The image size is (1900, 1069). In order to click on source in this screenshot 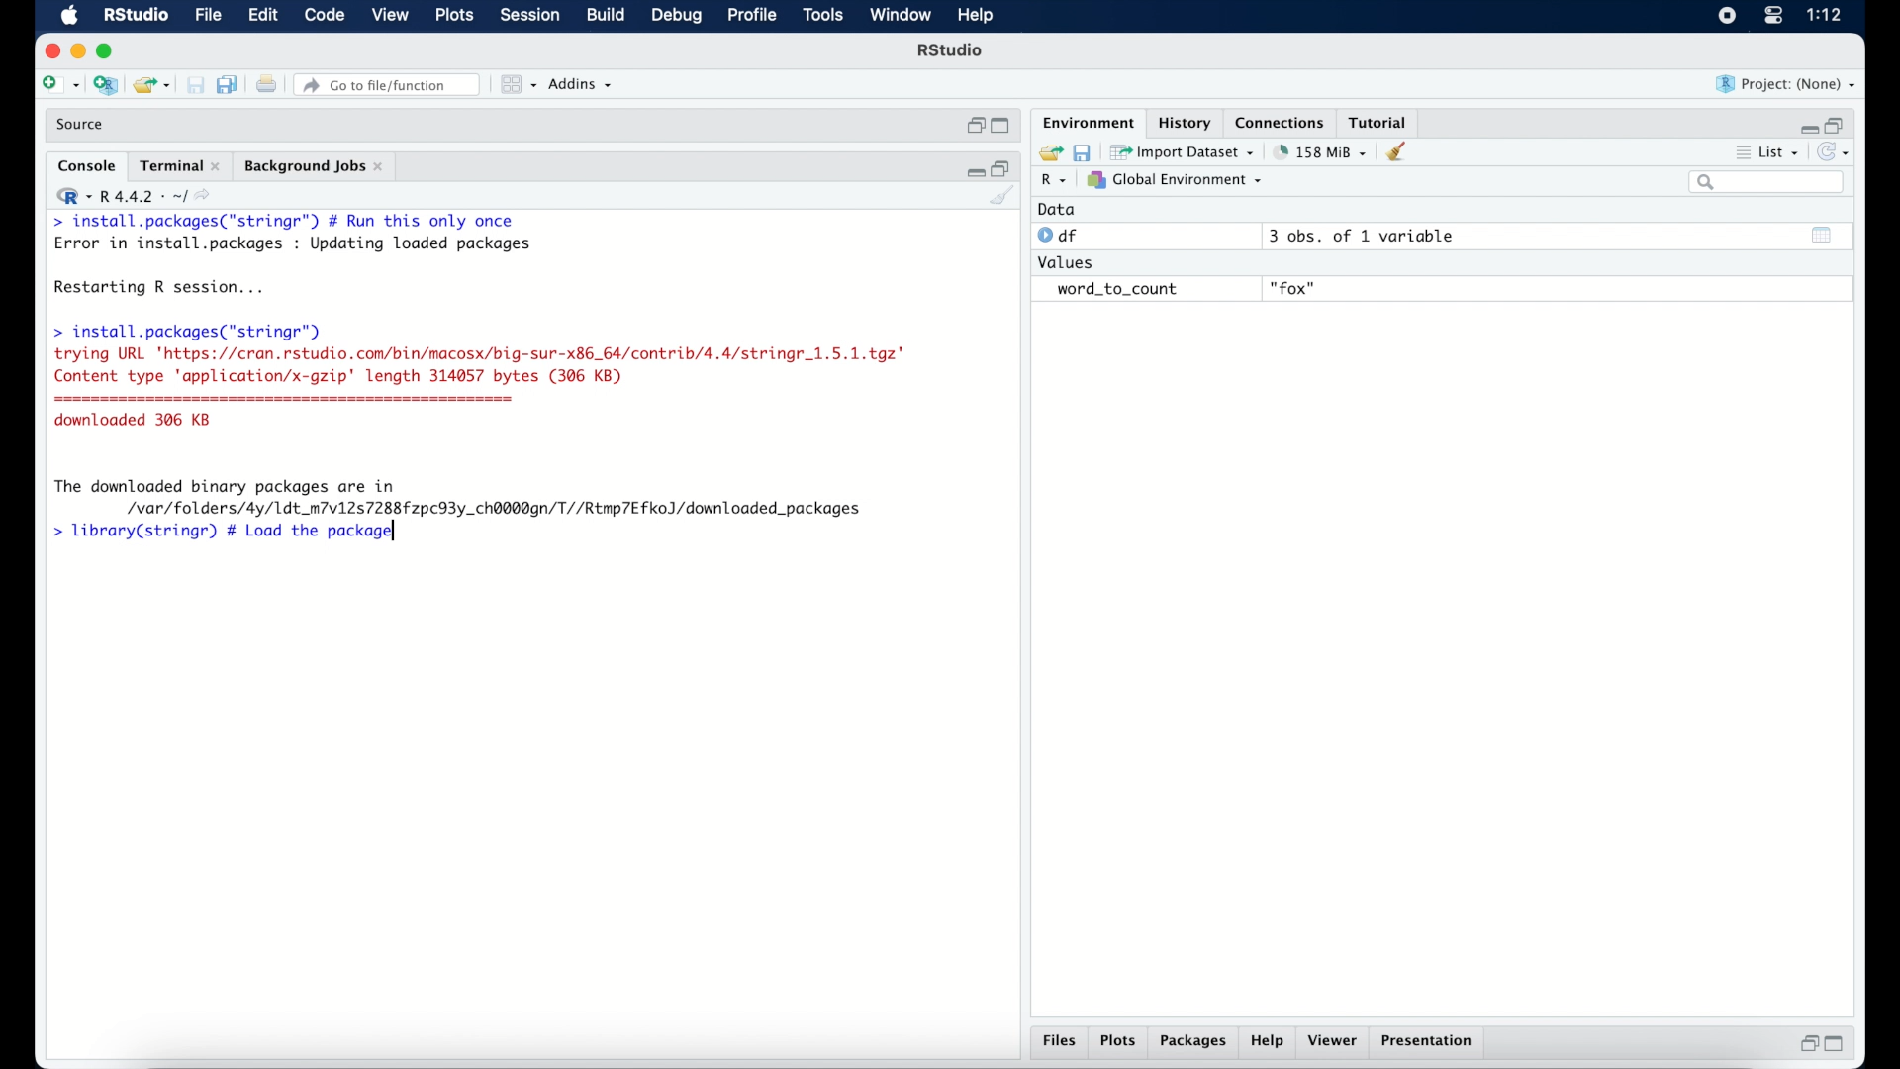, I will do `click(82, 125)`.